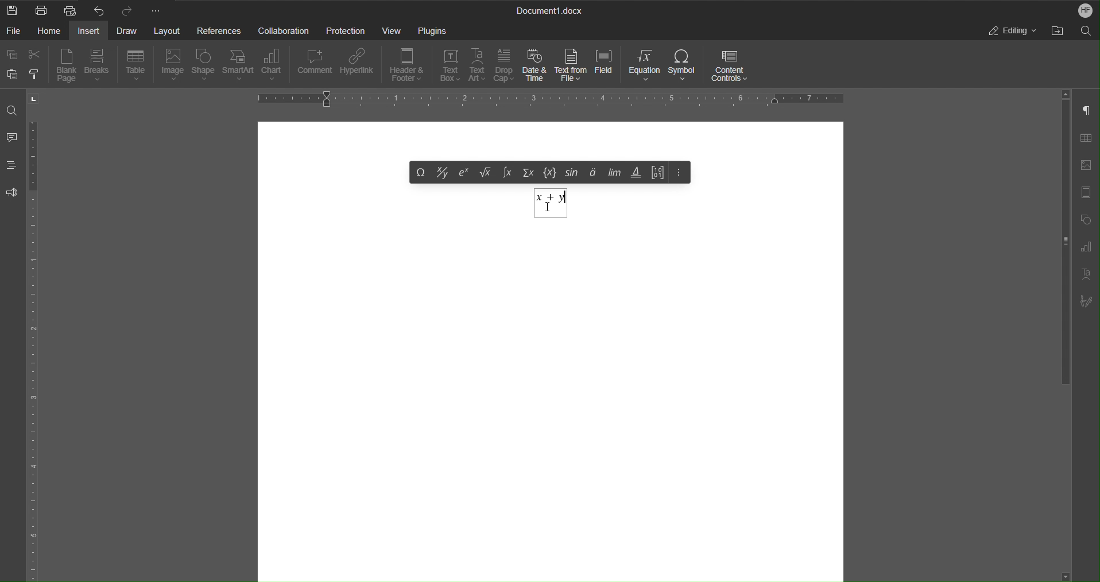 The width and height of the screenshot is (1100, 582). I want to click on Set, so click(550, 172).